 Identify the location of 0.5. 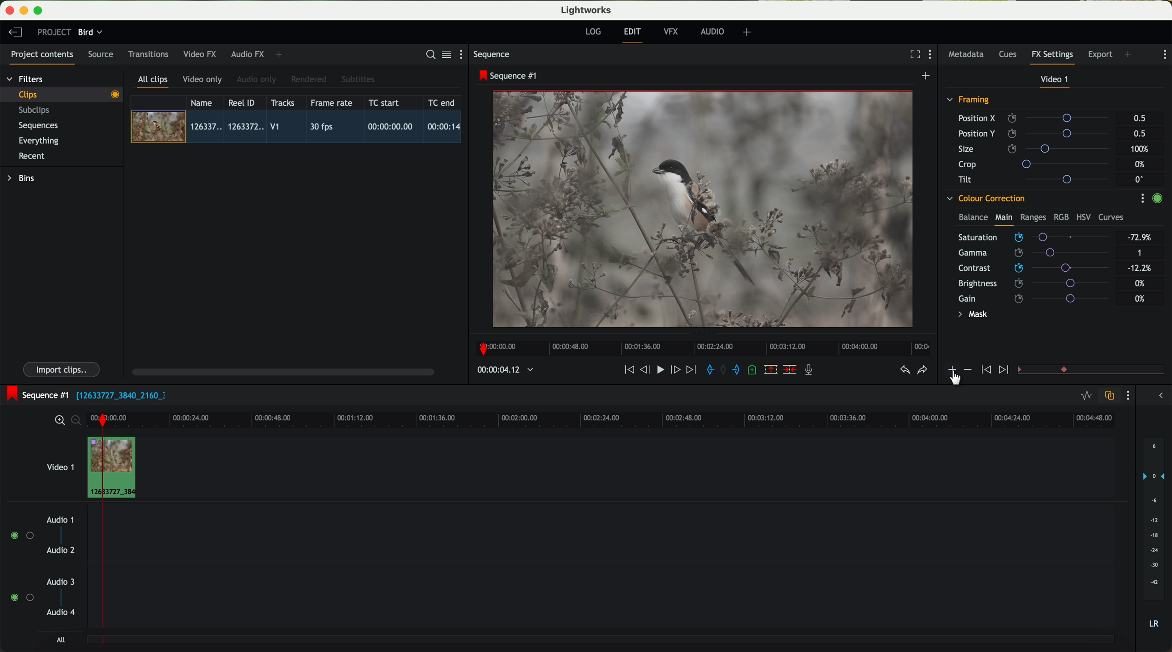
(1140, 119).